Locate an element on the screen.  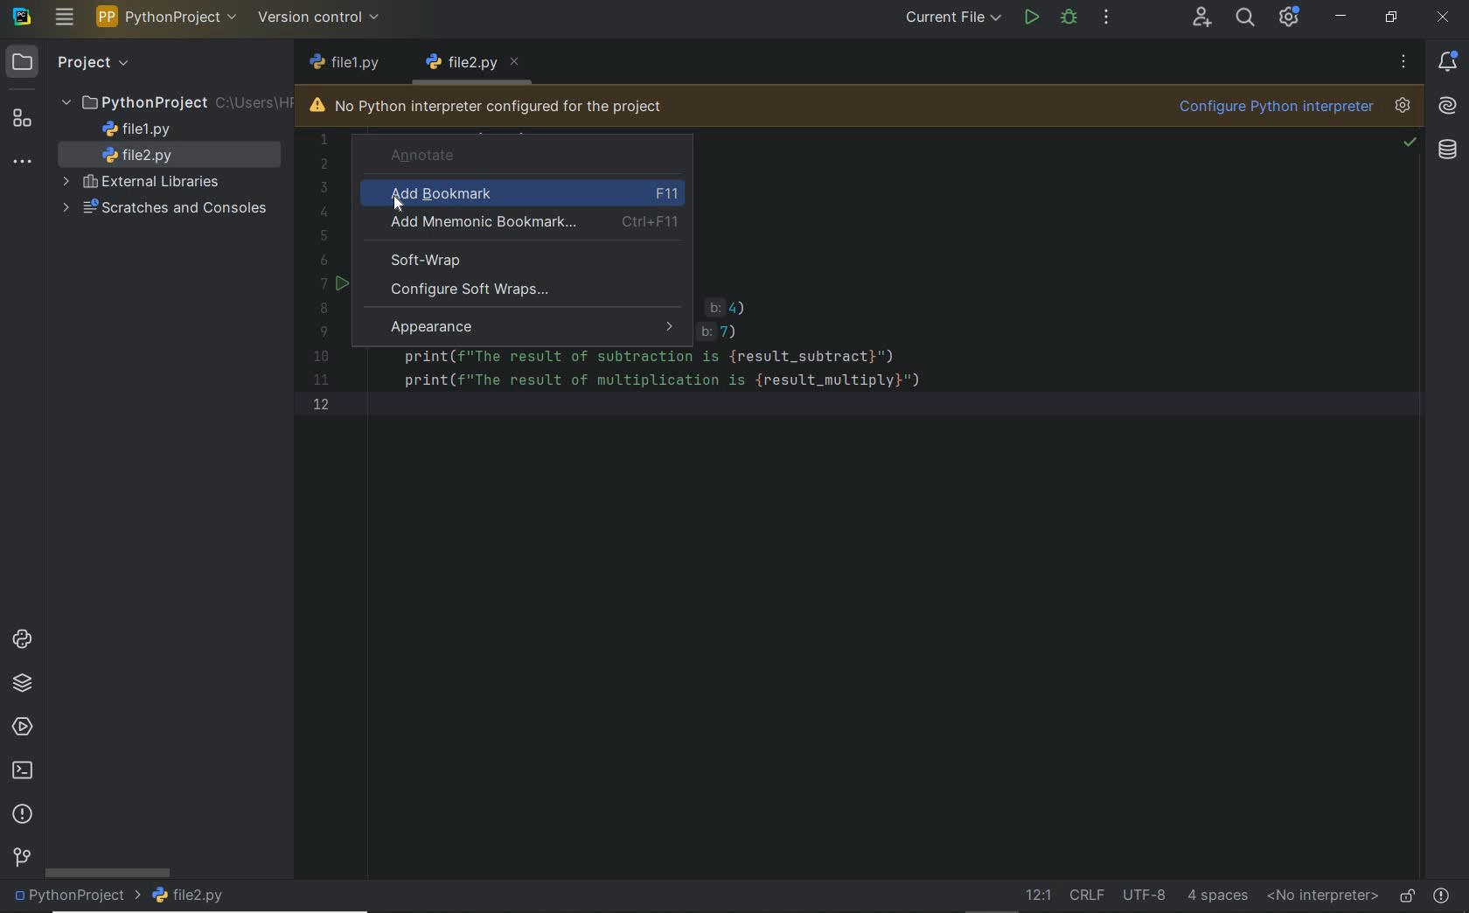
more options is located at coordinates (1402, 61).